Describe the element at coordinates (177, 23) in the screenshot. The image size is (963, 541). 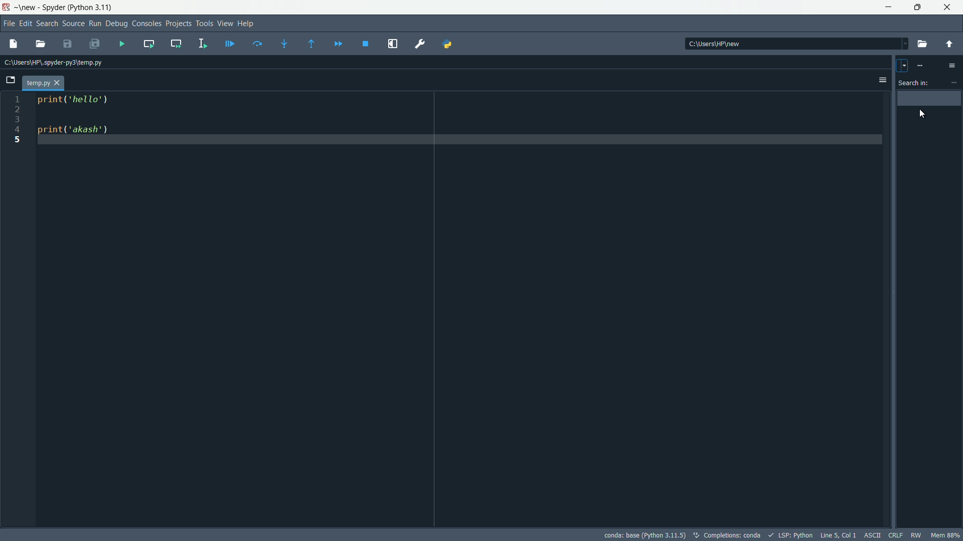
I see `Projects Menu` at that location.